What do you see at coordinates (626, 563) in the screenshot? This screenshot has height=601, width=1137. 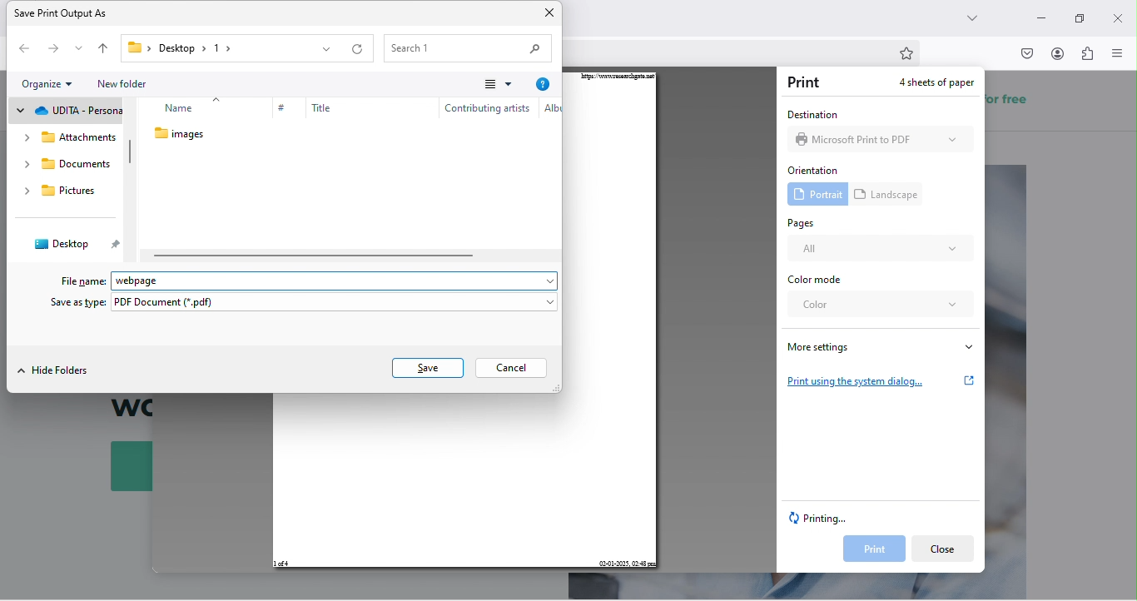 I see `02-01-2025, 02:48 pm` at bounding box center [626, 563].